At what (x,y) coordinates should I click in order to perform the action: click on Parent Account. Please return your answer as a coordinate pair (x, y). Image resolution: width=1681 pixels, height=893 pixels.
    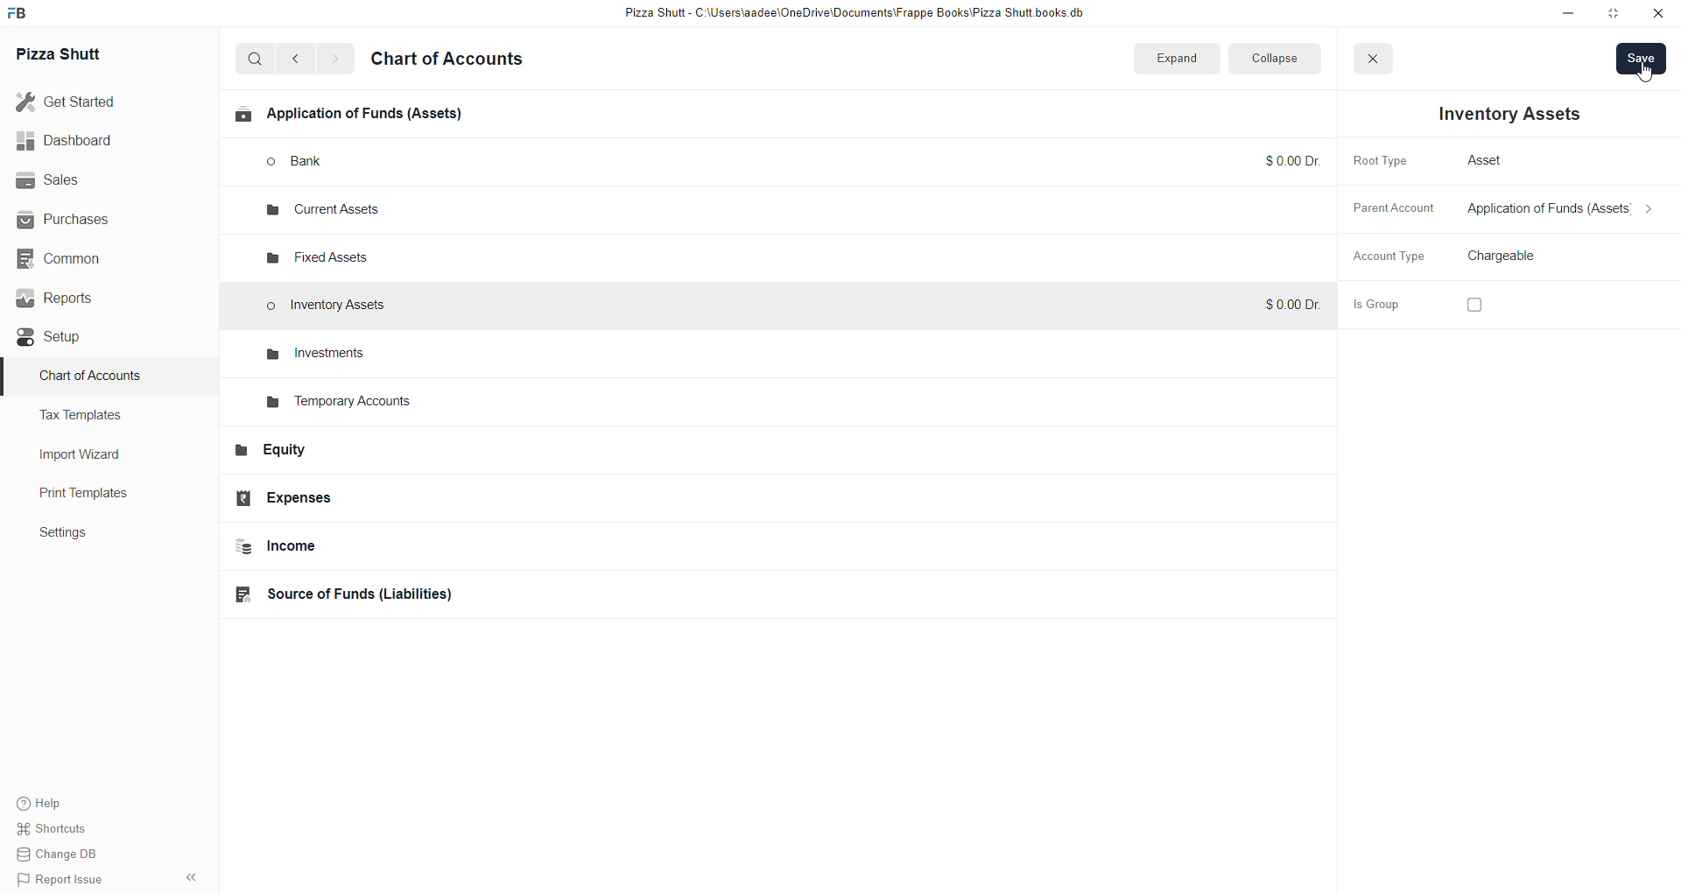
    Looking at the image, I should click on (1381, 210).